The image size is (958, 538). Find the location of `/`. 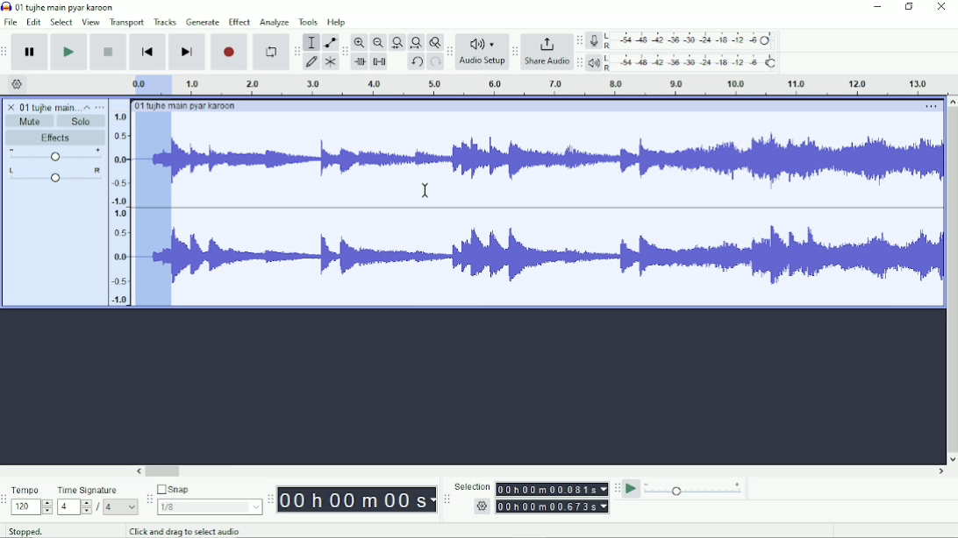

/ is located at coordinates (99, 507).